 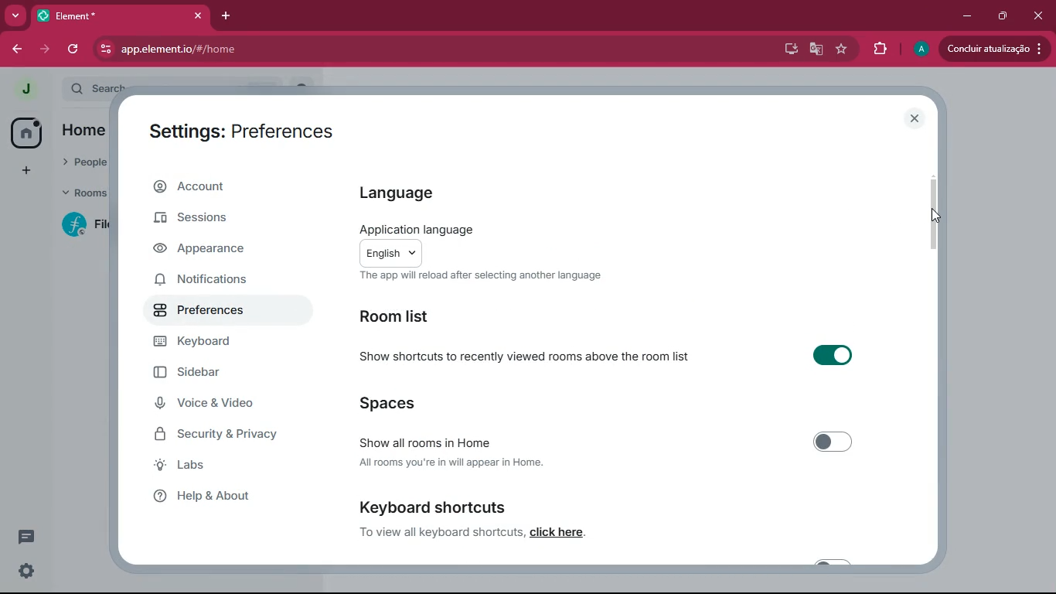 What do you see at coordinates (391, 252) in the screenshot?
I see `english` at bounding box center [391, 252].